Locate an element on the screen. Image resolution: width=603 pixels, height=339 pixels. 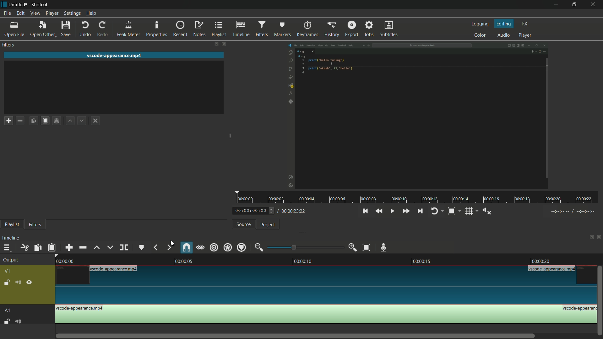
skip to the next point is located at coordinates (420, 212).